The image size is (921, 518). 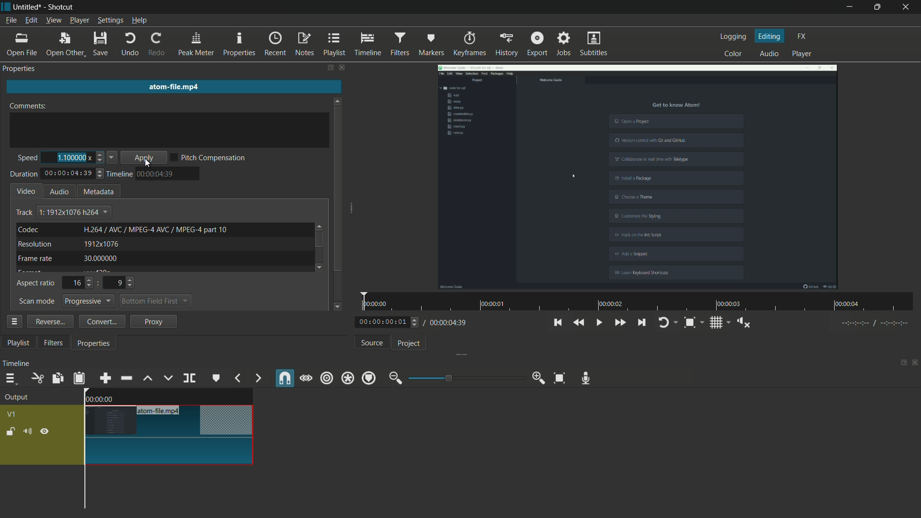 I want to click on timeline, so click(x=120, y=174).